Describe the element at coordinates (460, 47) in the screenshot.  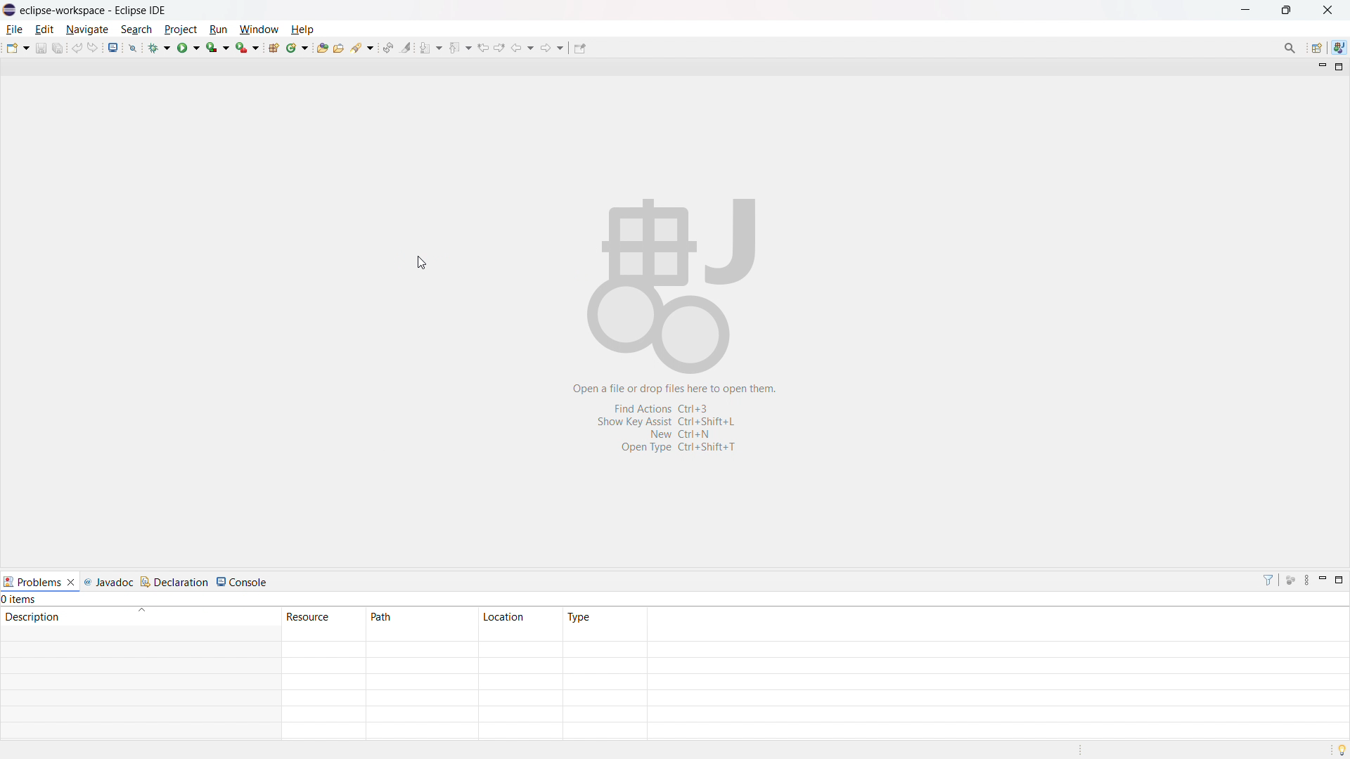
I see `previious annotation` at that location.